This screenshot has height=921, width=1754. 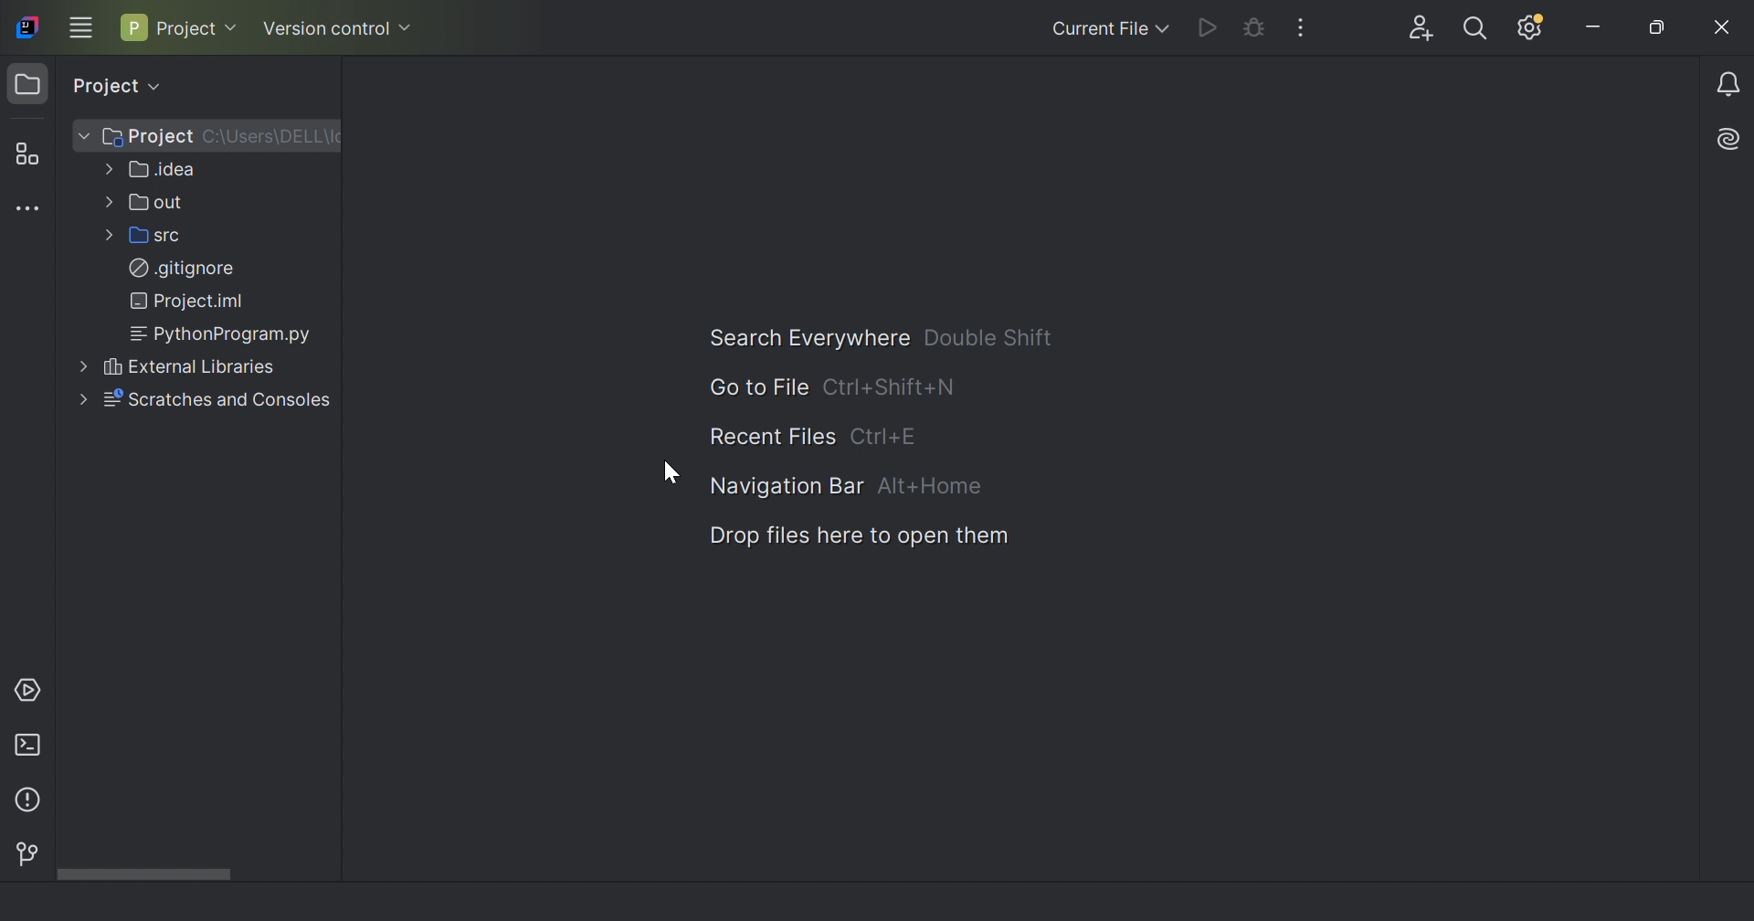 What do you see at coordinates (1206, 28) in the screenshot?
I see `Run` at bounding box center [1206, 28].